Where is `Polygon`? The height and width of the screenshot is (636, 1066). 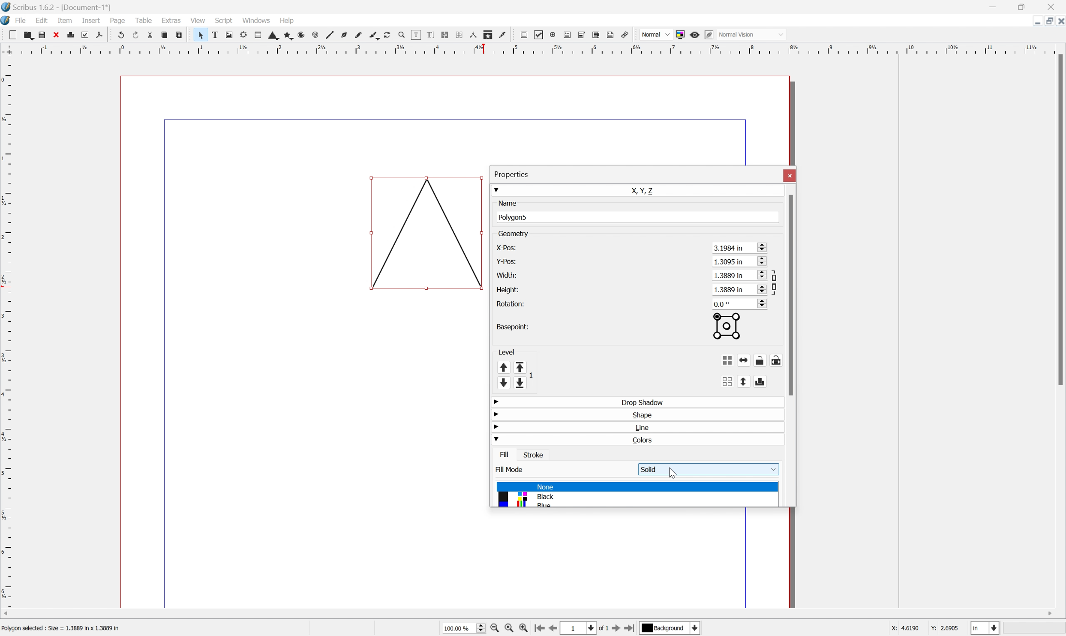 Polygon is located at coordinates (285, 36).